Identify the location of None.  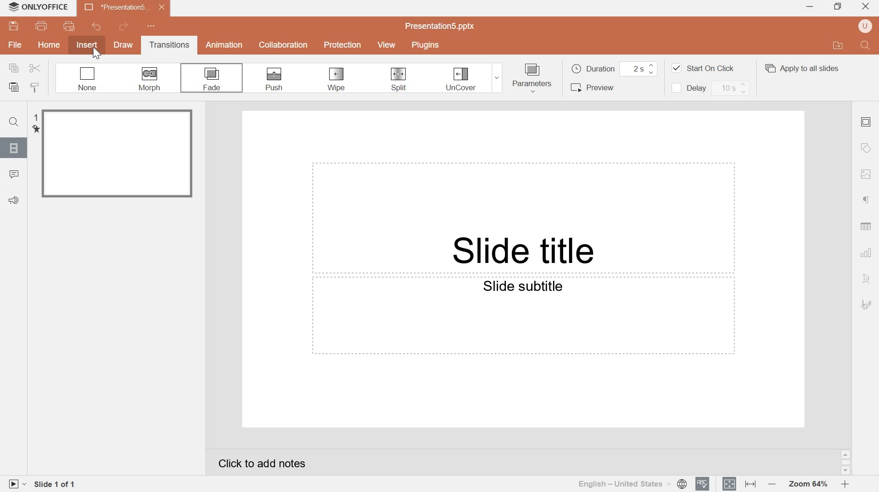
(87, 78).